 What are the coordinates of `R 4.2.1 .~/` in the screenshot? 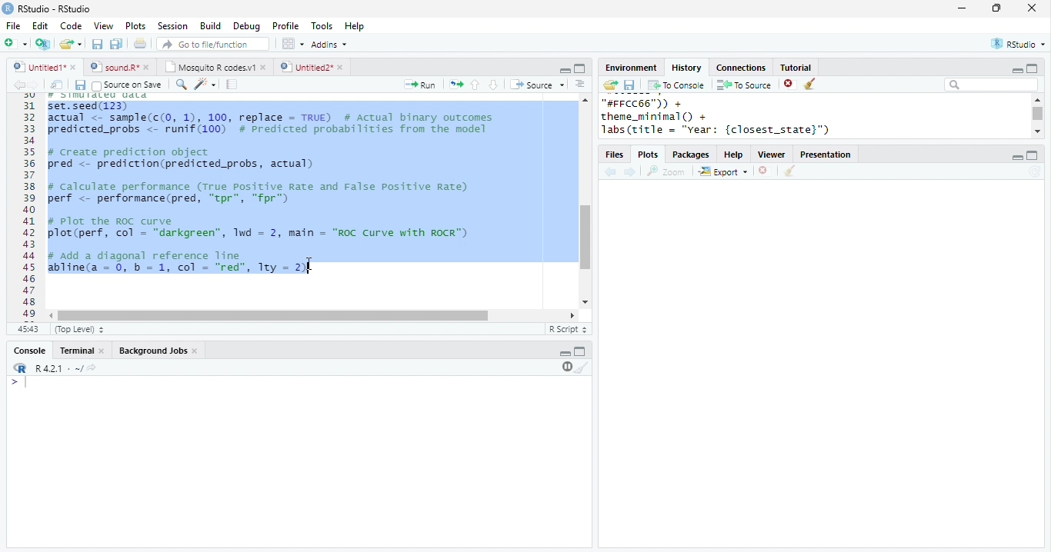 It's located at (56, 369).